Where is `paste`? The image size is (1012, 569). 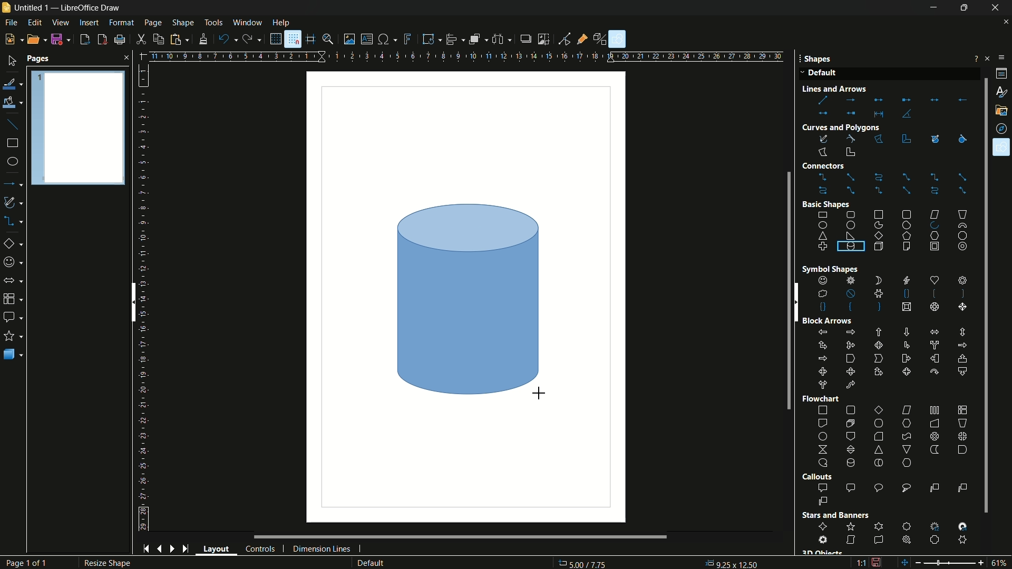 paste is located at coordinates (182, 39).